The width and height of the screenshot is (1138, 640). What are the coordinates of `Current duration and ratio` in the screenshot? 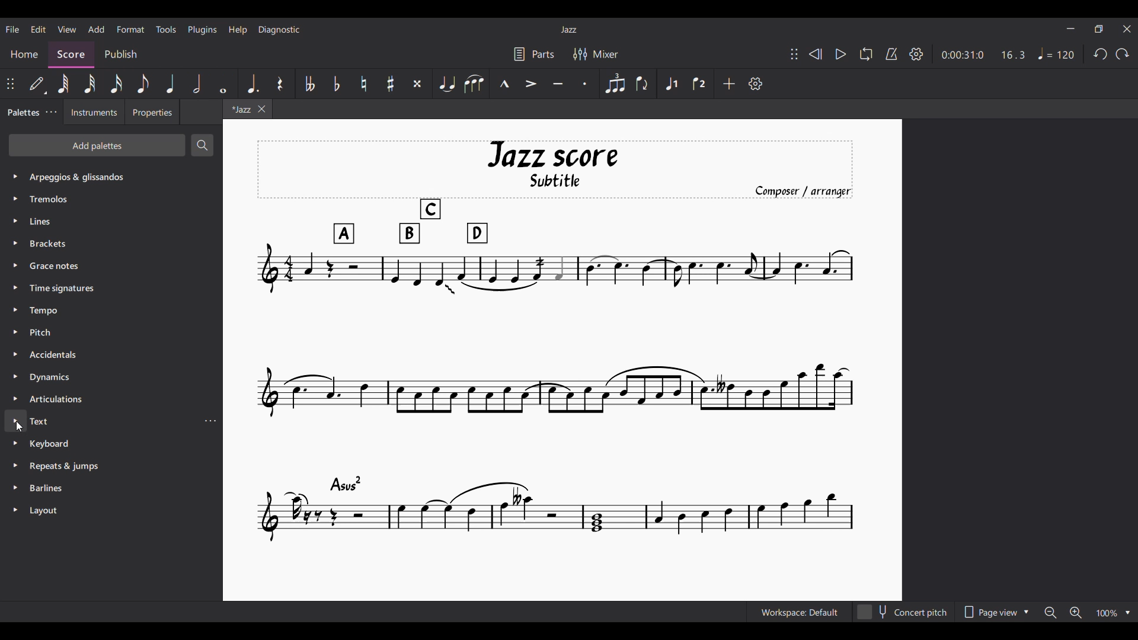 It's located at (983, 55).